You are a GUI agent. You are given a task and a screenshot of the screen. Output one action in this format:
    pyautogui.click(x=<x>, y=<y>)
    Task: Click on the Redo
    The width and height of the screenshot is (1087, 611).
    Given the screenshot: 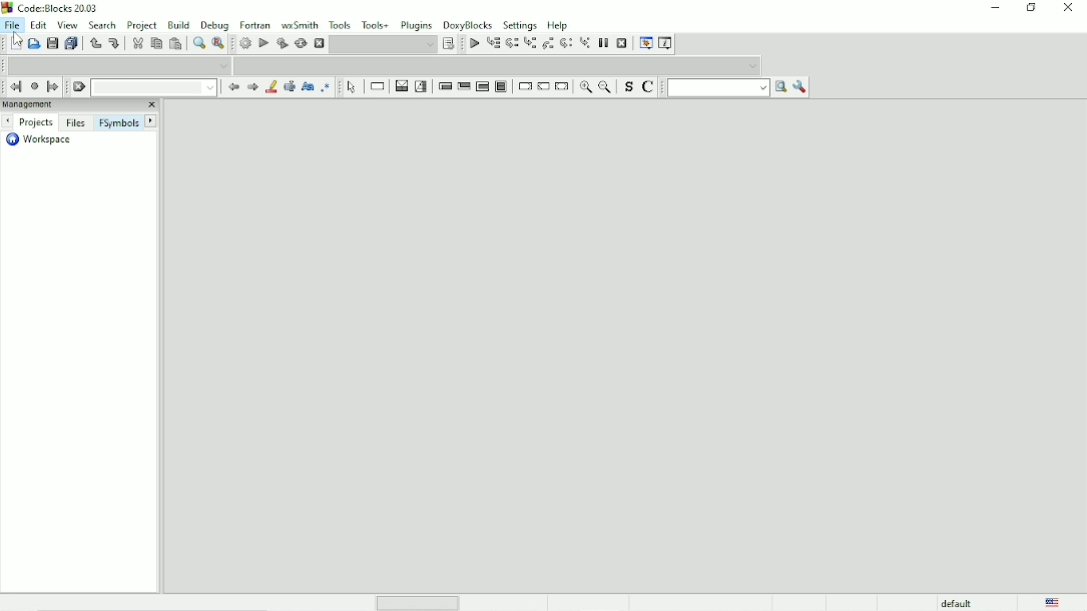 What is the action you would take?
    pyautogui.click(x=113, y=44)
    